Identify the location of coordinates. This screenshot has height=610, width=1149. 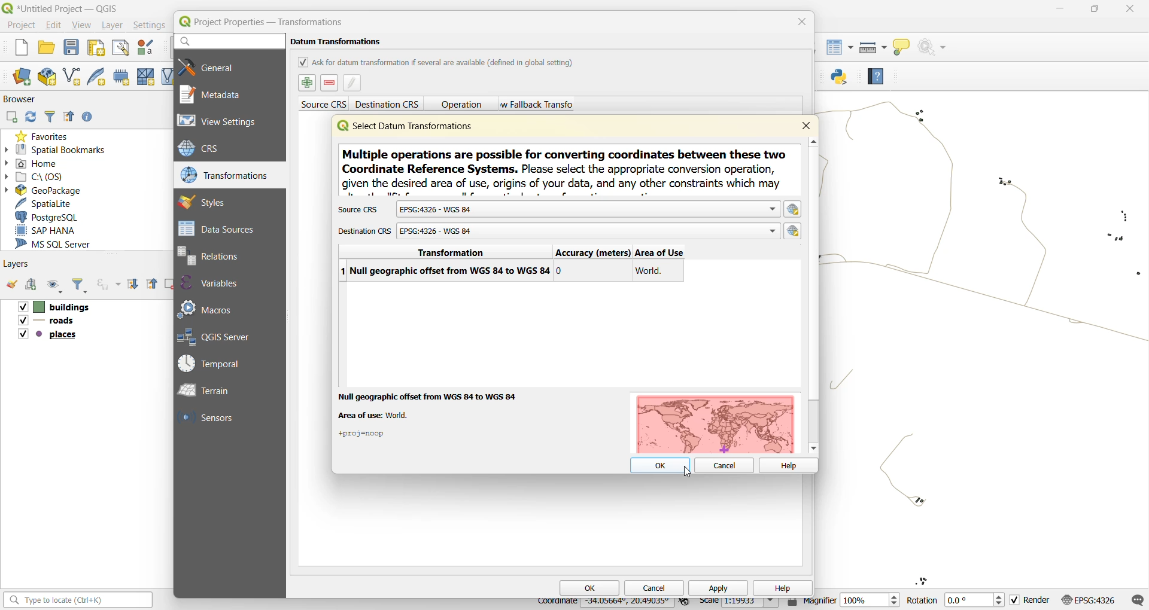
(604, 605).